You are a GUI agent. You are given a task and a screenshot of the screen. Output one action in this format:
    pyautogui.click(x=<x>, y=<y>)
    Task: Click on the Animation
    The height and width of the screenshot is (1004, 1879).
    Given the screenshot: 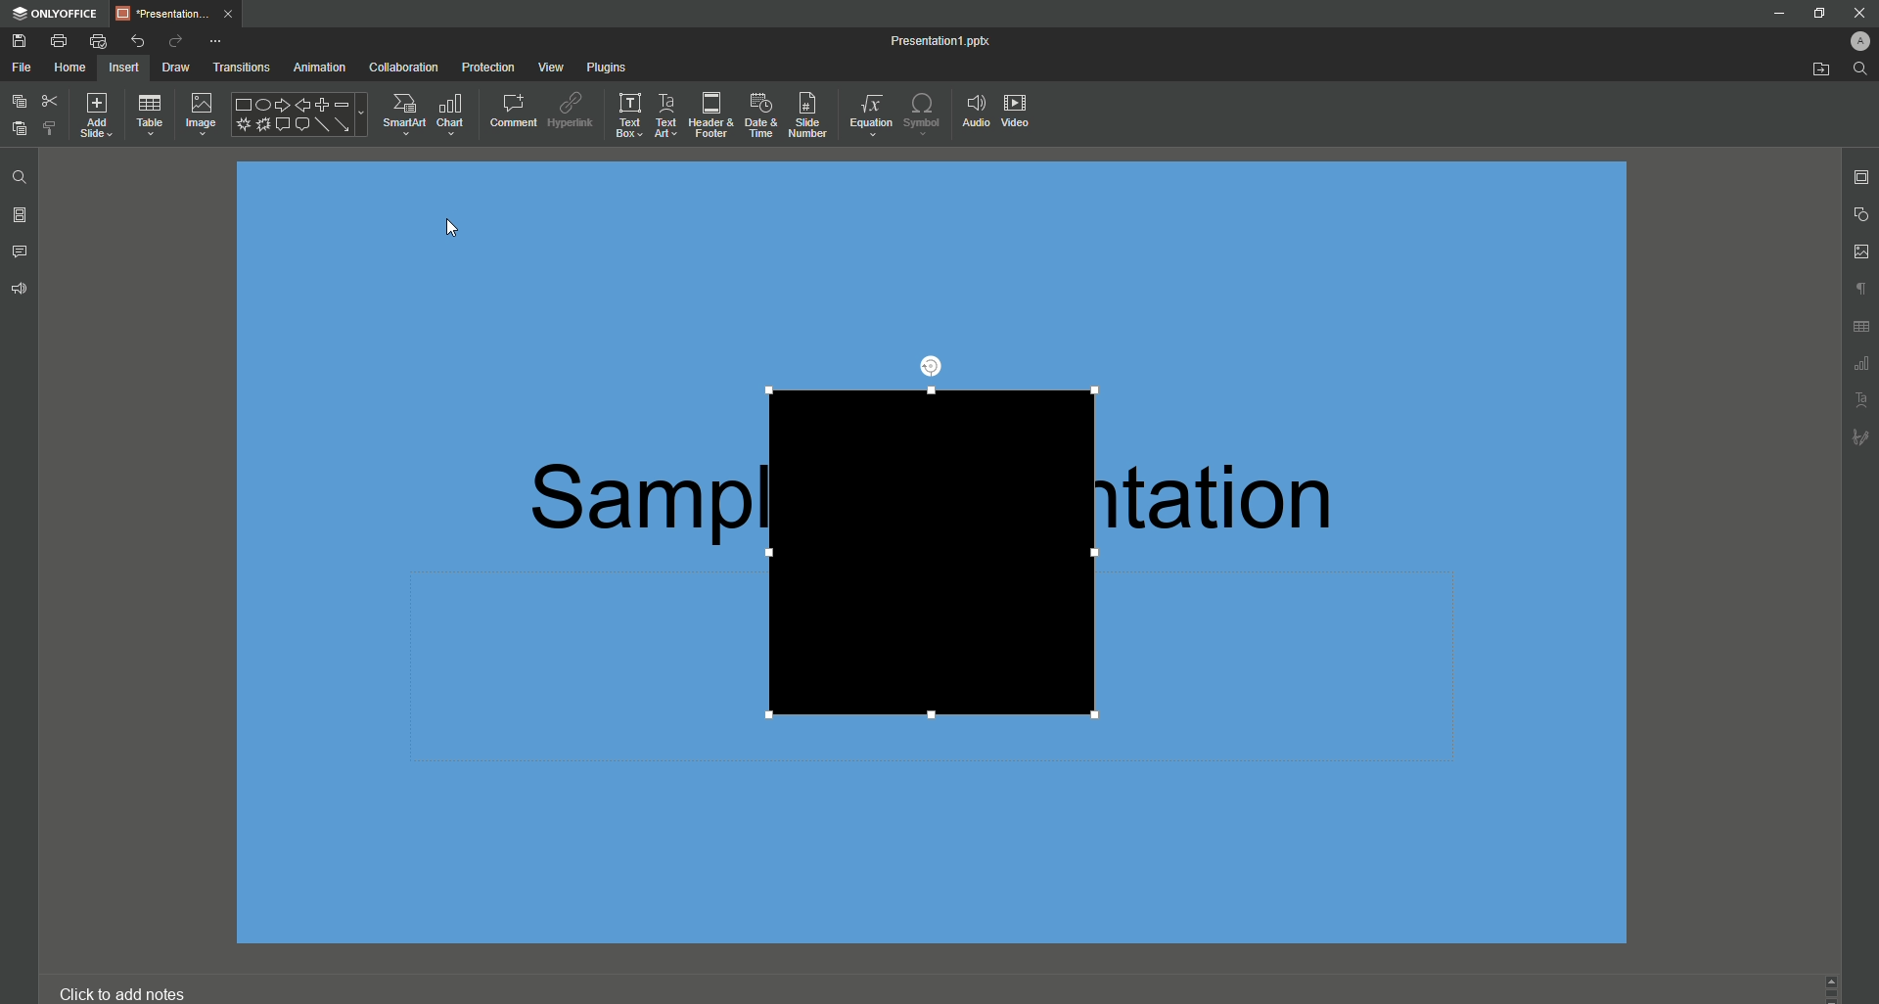 What is the action you would take?
    pyautogui.click(x=315, y=67)
    